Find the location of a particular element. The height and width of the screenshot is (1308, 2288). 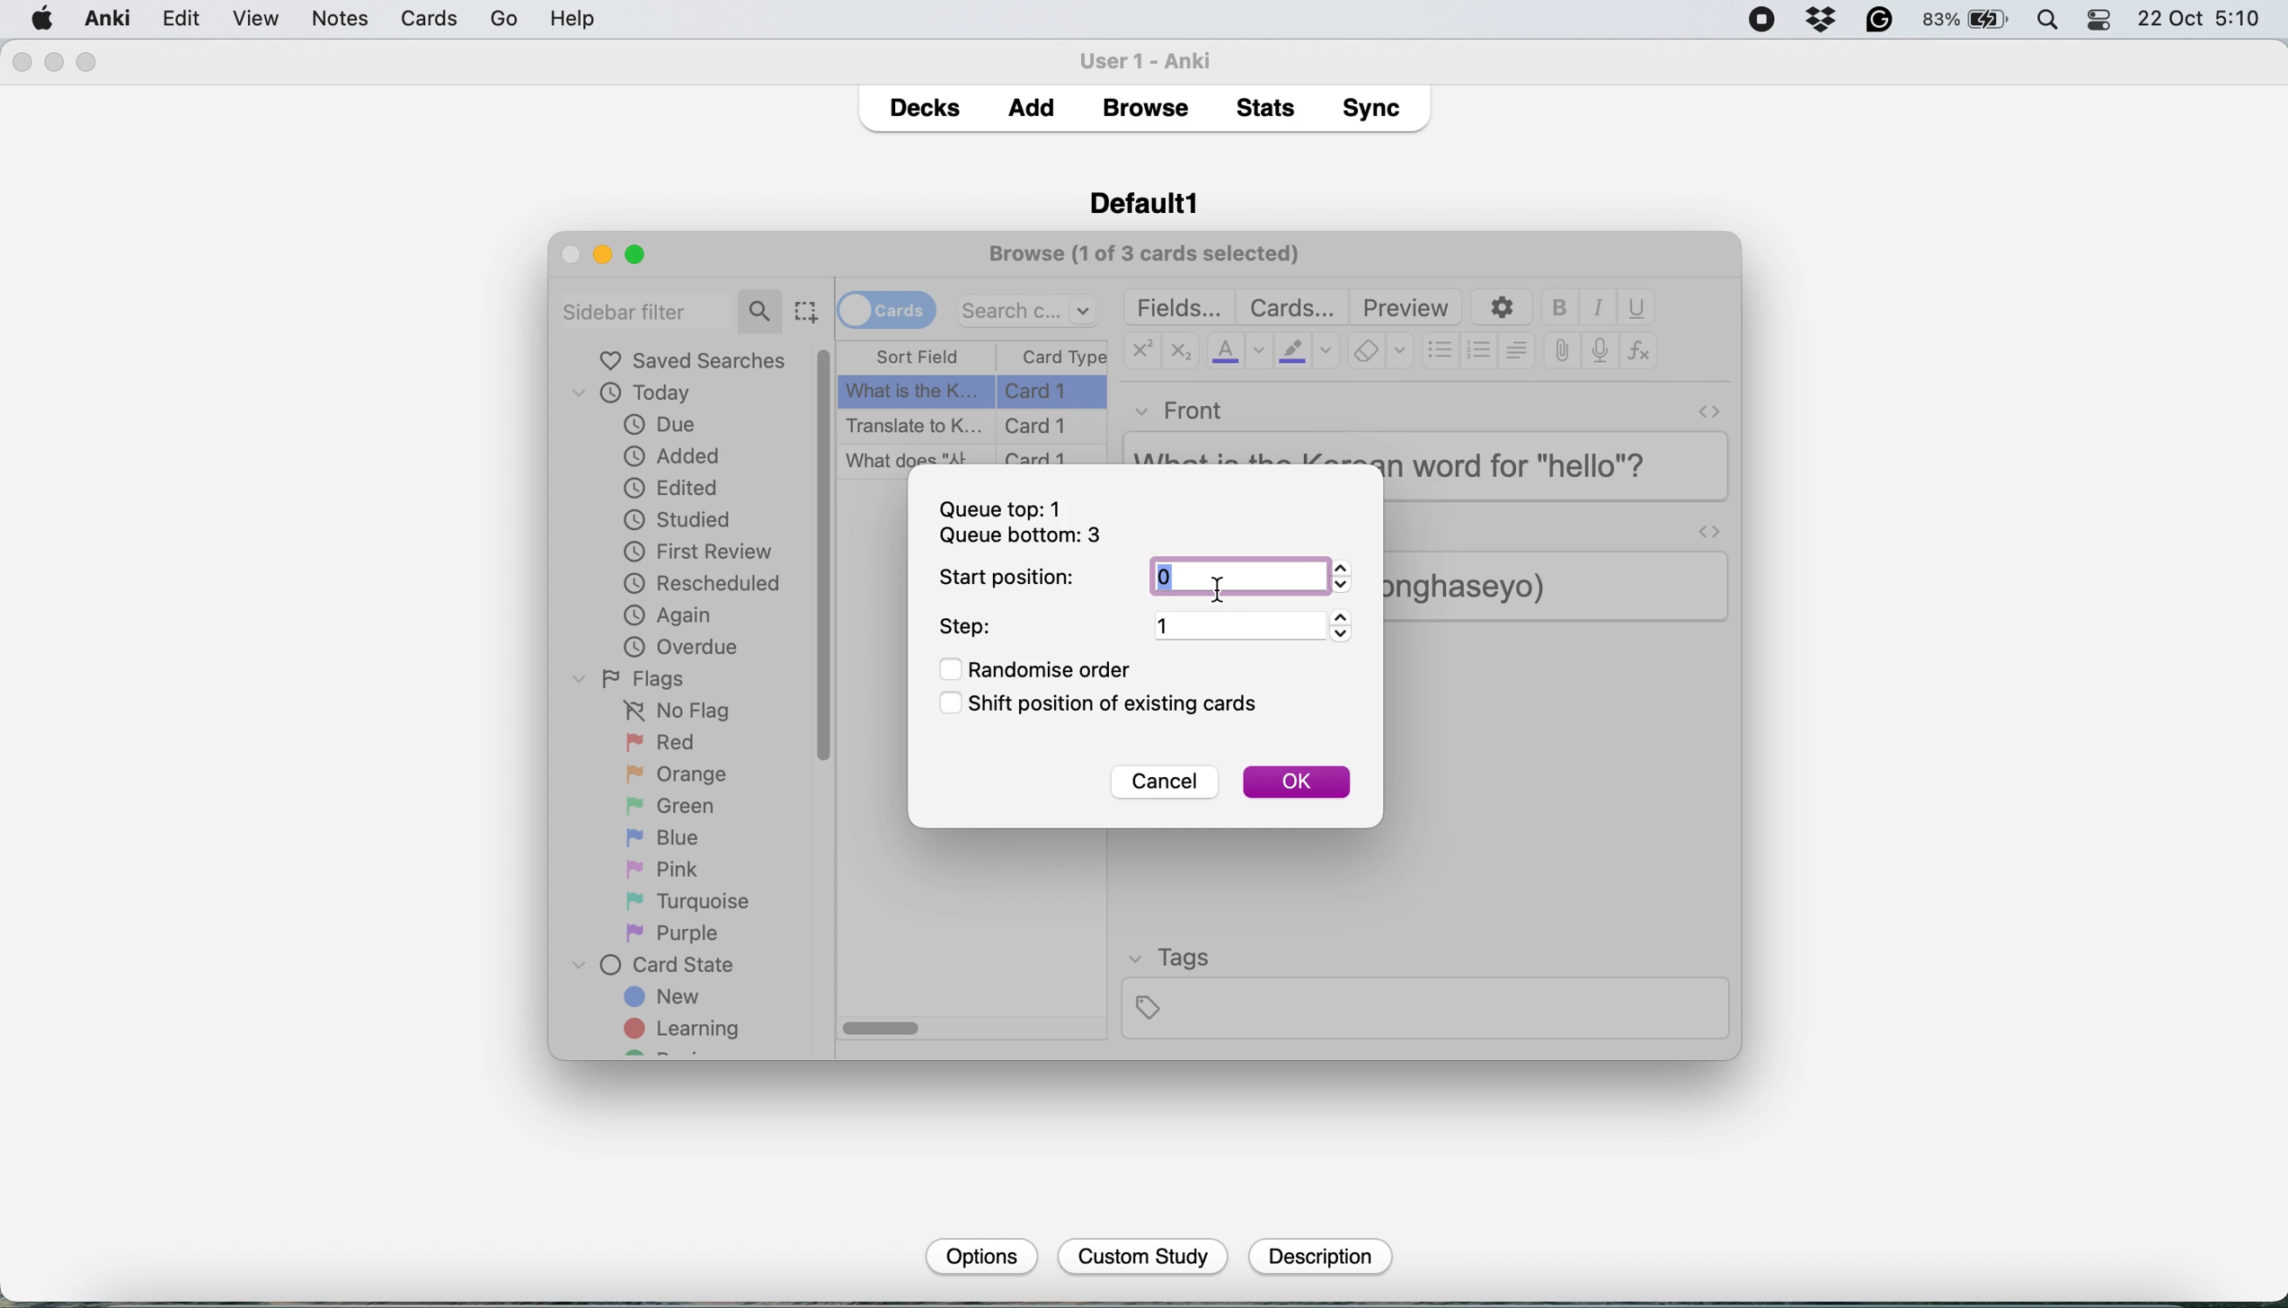

enter new position is located at coordinates (1169, 579).